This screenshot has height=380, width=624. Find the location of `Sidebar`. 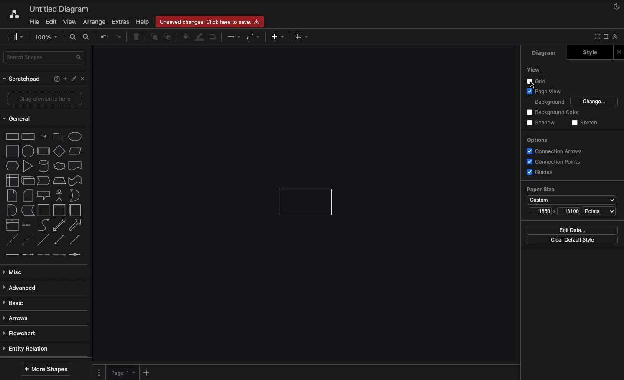

Sidebar is located at coordinates (16, 37).